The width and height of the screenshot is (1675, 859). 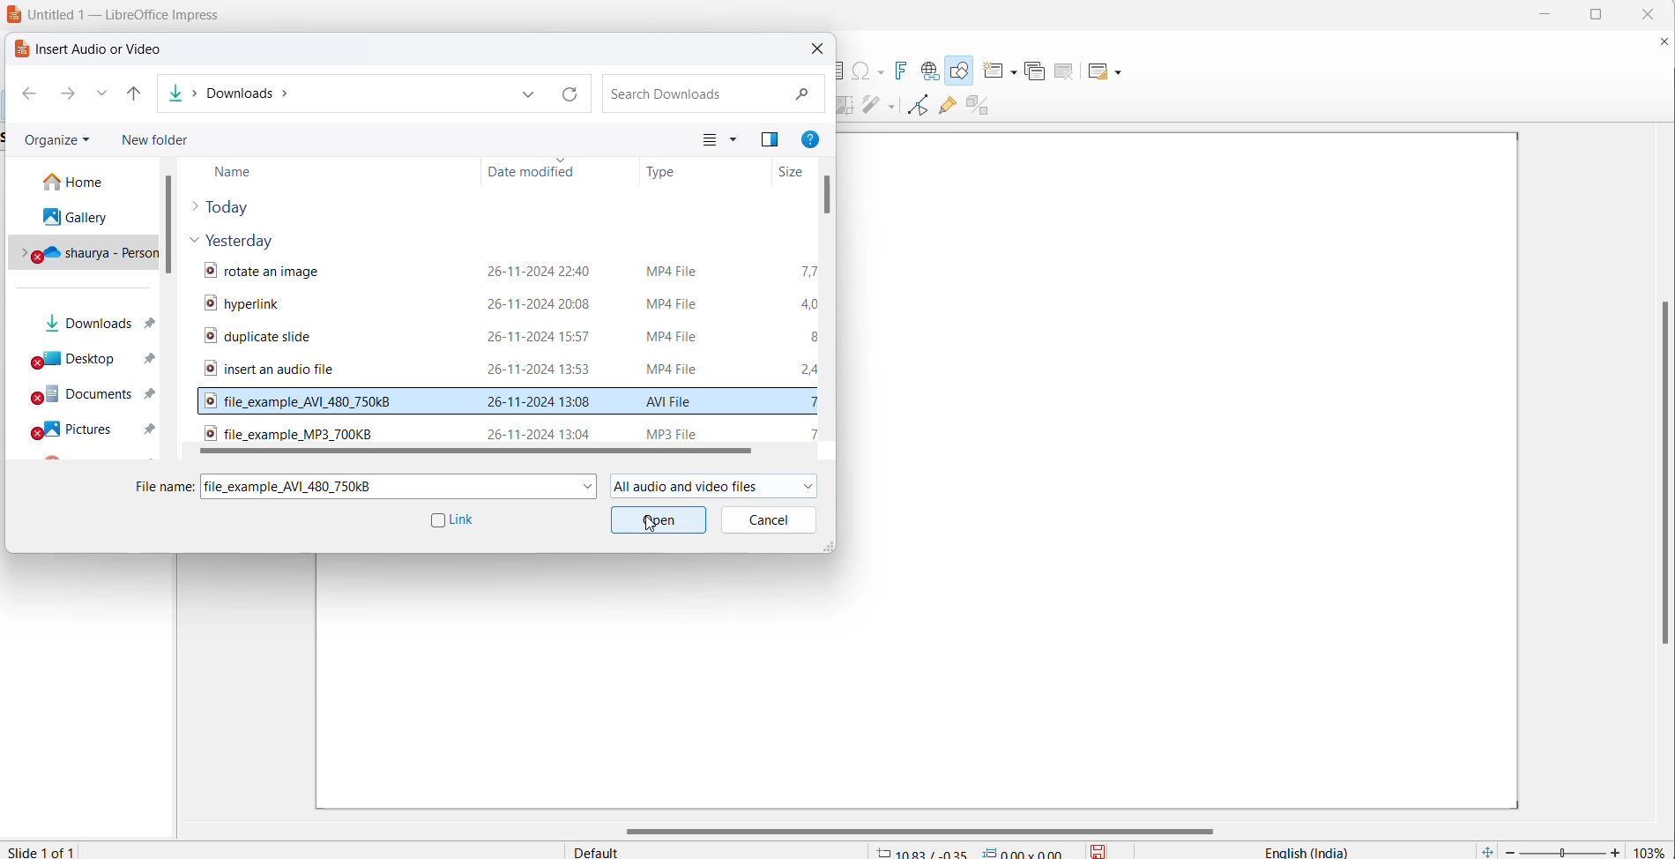 I want to click on duplicate slide, so click(x=1039, y=70).